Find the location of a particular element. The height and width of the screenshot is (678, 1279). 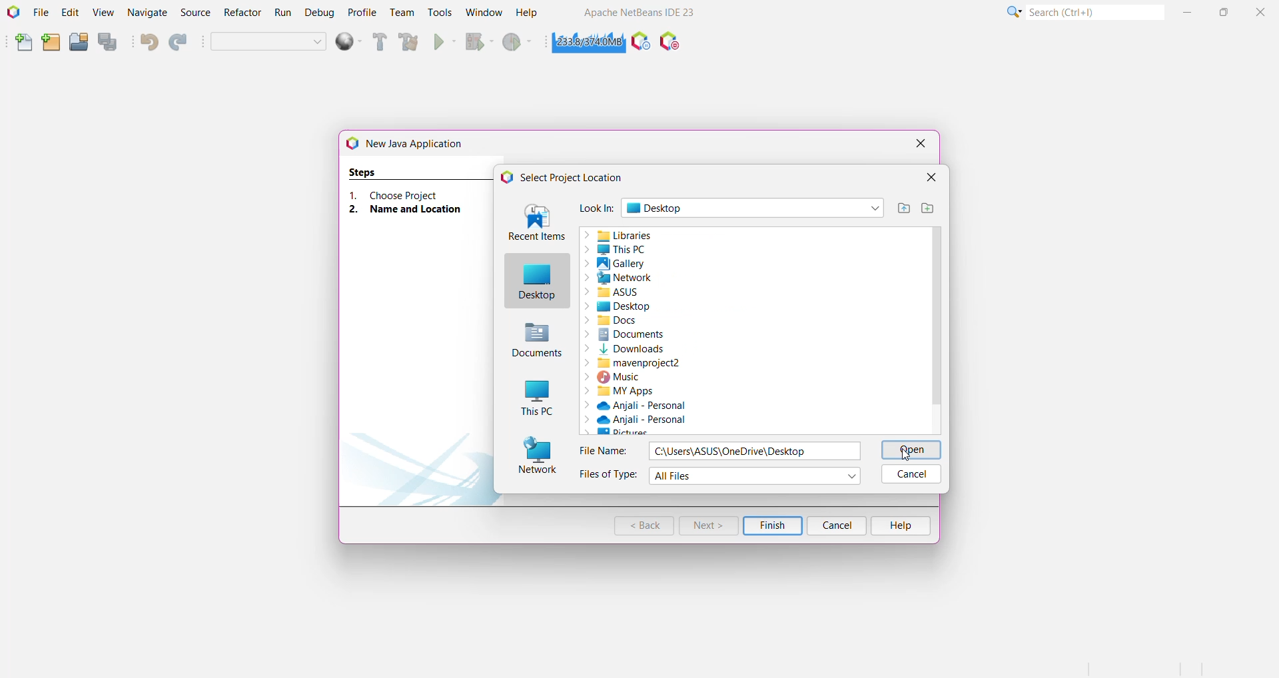

This PC is located at coordinates (657, 250).